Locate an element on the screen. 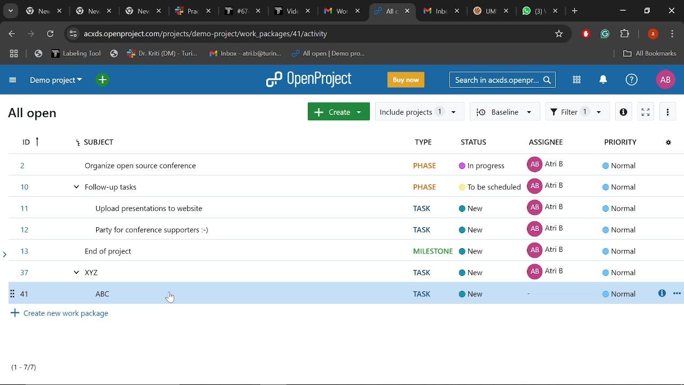 The width and height of the screenshot is (684, 385). Bookmarked tabs is located at coordinates (207, 53).